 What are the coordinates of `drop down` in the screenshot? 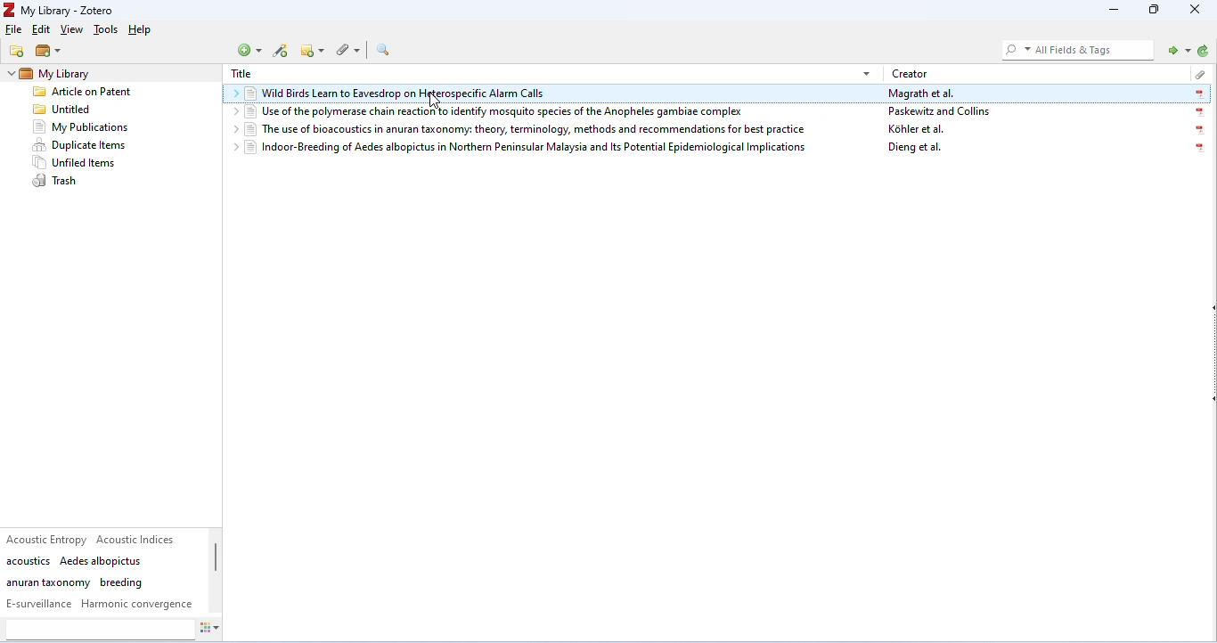 It's located at (232, 148).